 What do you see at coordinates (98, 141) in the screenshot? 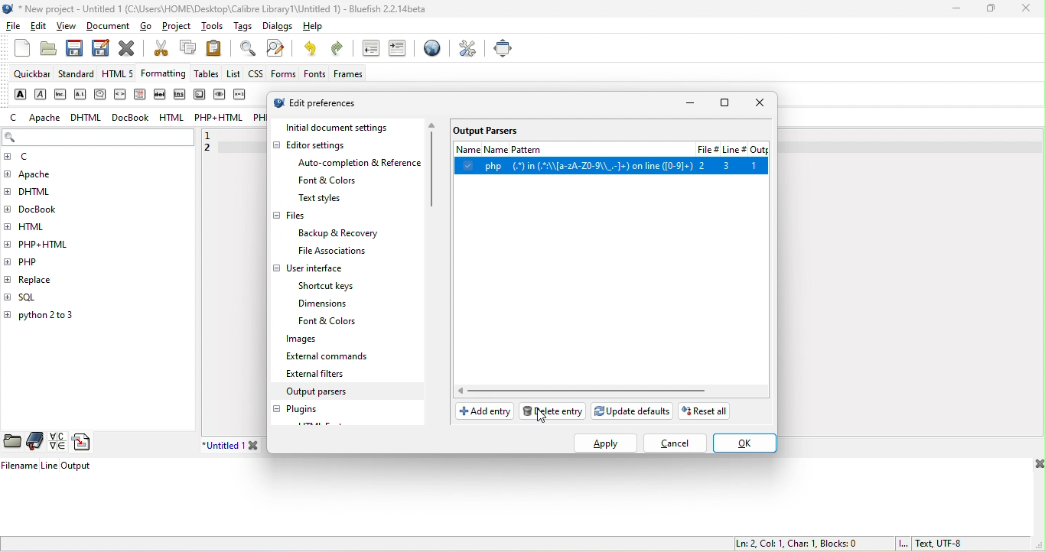
I see `search bar` at bounding box center [98, 141].